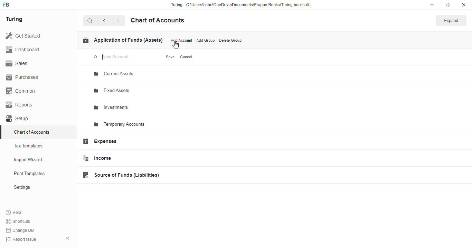  What do you see at coordinates (96, 158) in the screenshot?
I see `income` at bounding box center [96, 158].